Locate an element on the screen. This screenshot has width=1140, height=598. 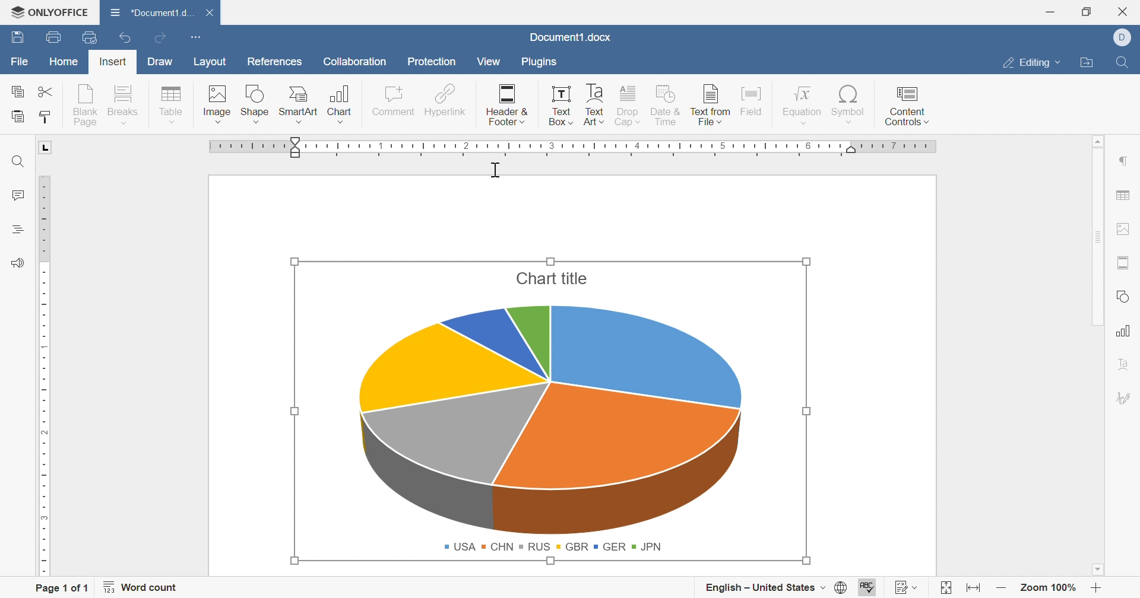
Open File location is located at coordinates (1089, 63).